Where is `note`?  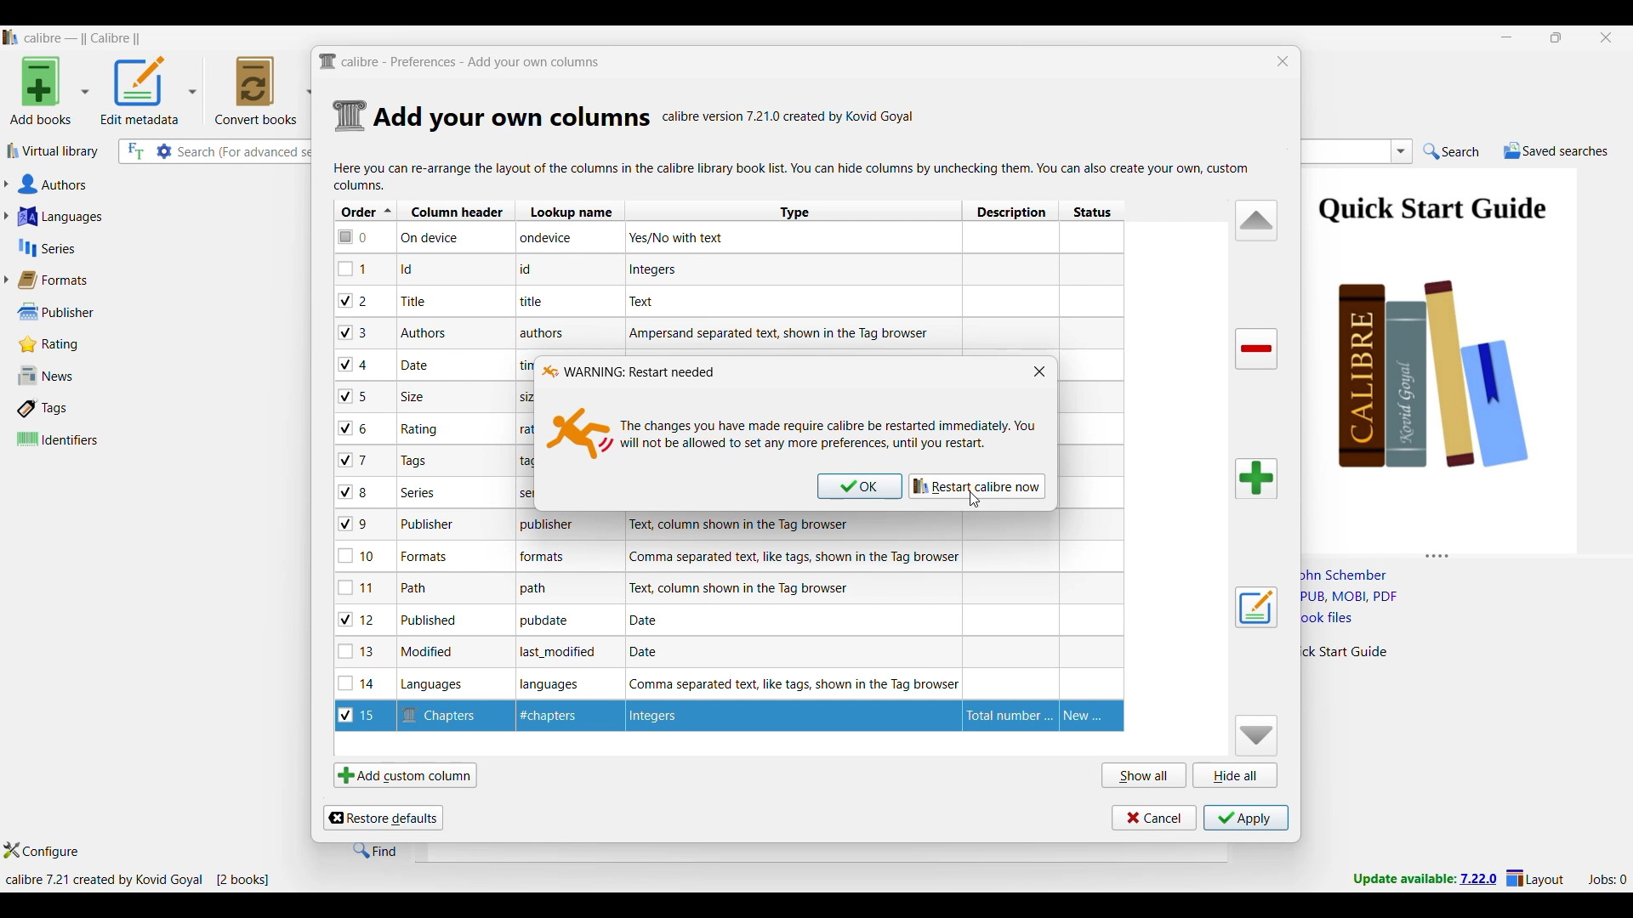 note is located at coordinates (539, 590).